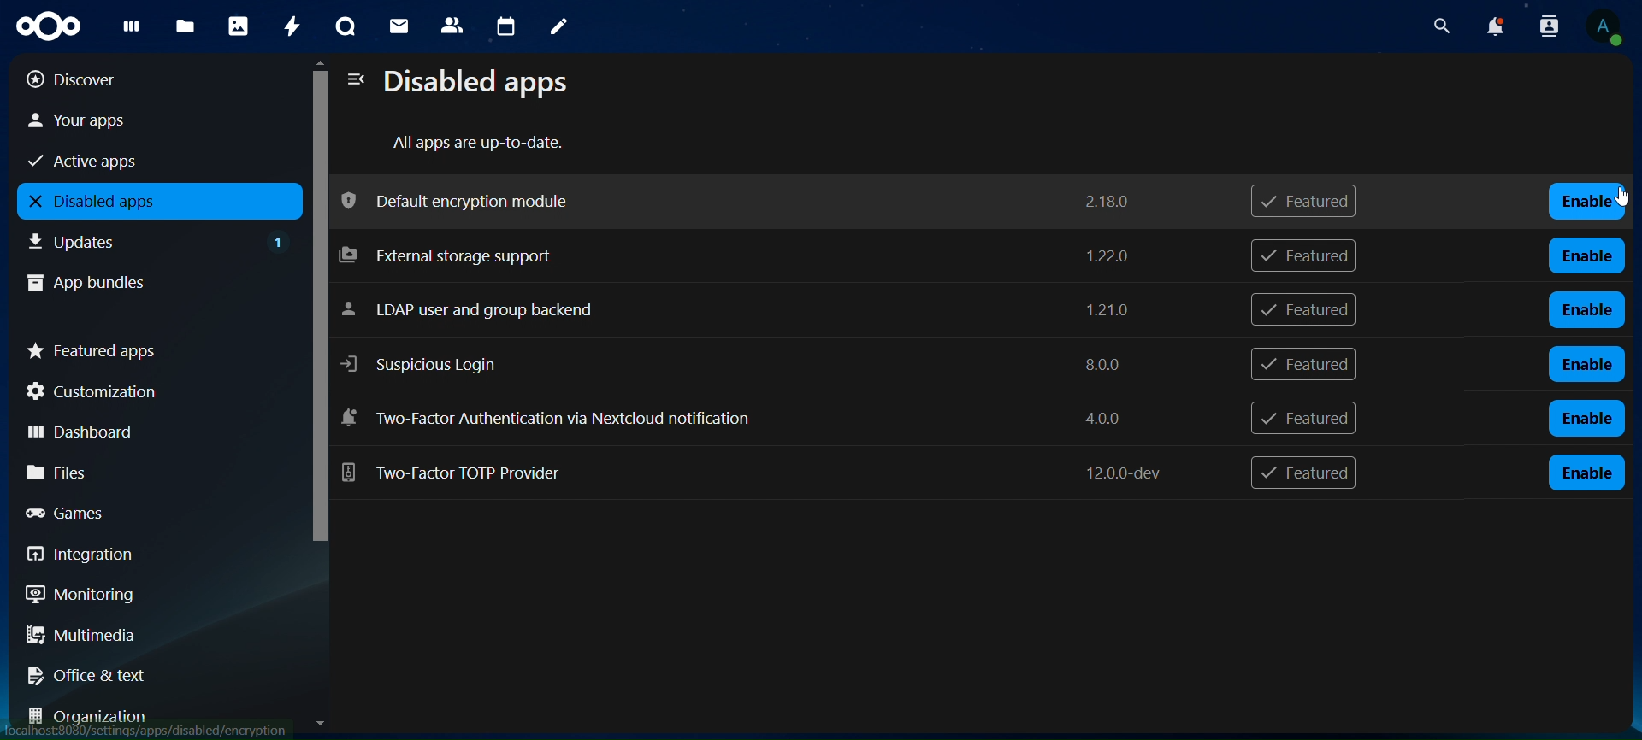 This screenshot has height=740, width=1642. I want to click on mail, so click(399, 24).